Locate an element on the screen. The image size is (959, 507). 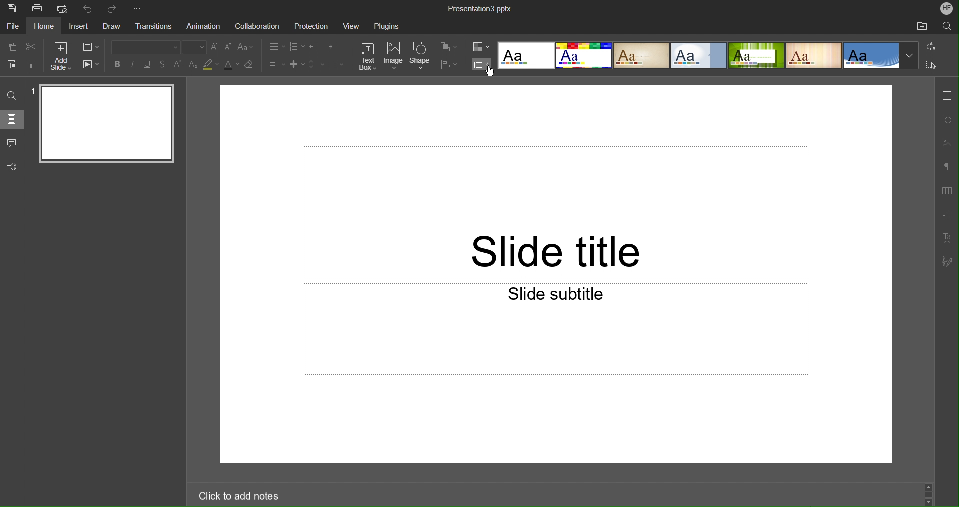
Cursor is located at coordinates (492, 74).